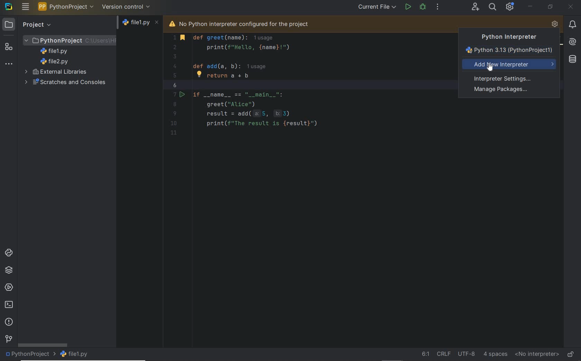 The image size is (581, 361). Describe the element at coordinates (531, 6) in the screenshot. I see `MINIMIZE` at that location.